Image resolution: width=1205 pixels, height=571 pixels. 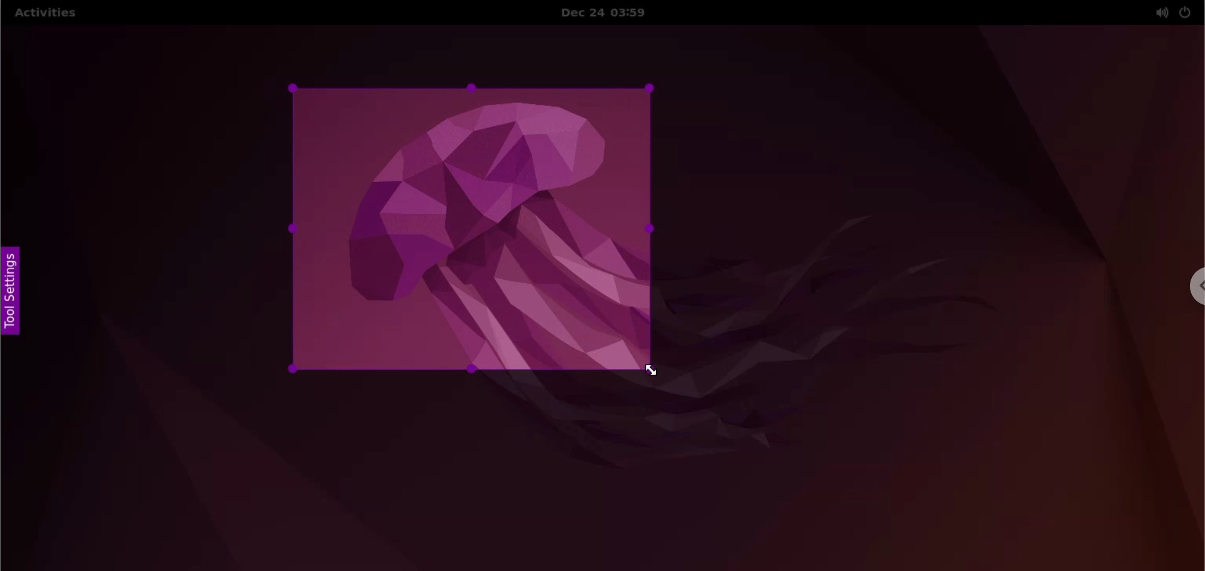 What do you see at coordinates (44, 13) in the screenshot?
I see `Activities` at bounding box center [44, 13].